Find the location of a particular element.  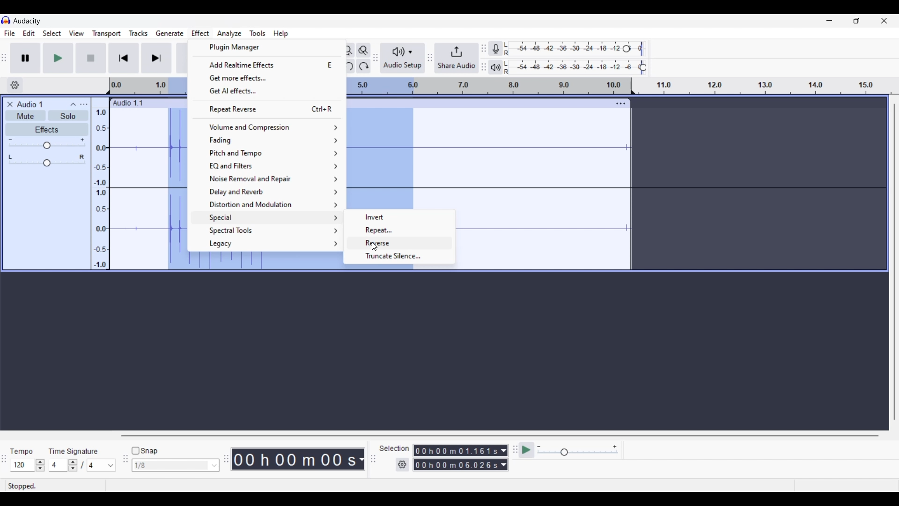

Noise removal and repair options is located at coordinates (267, 179).